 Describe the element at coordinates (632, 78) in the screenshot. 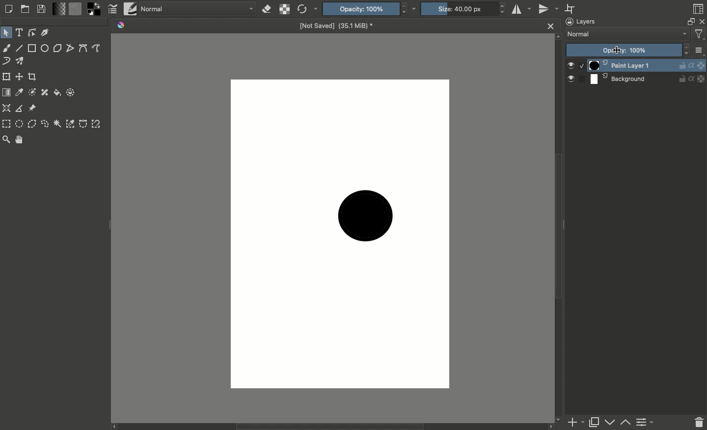

I see `Background` at that location.